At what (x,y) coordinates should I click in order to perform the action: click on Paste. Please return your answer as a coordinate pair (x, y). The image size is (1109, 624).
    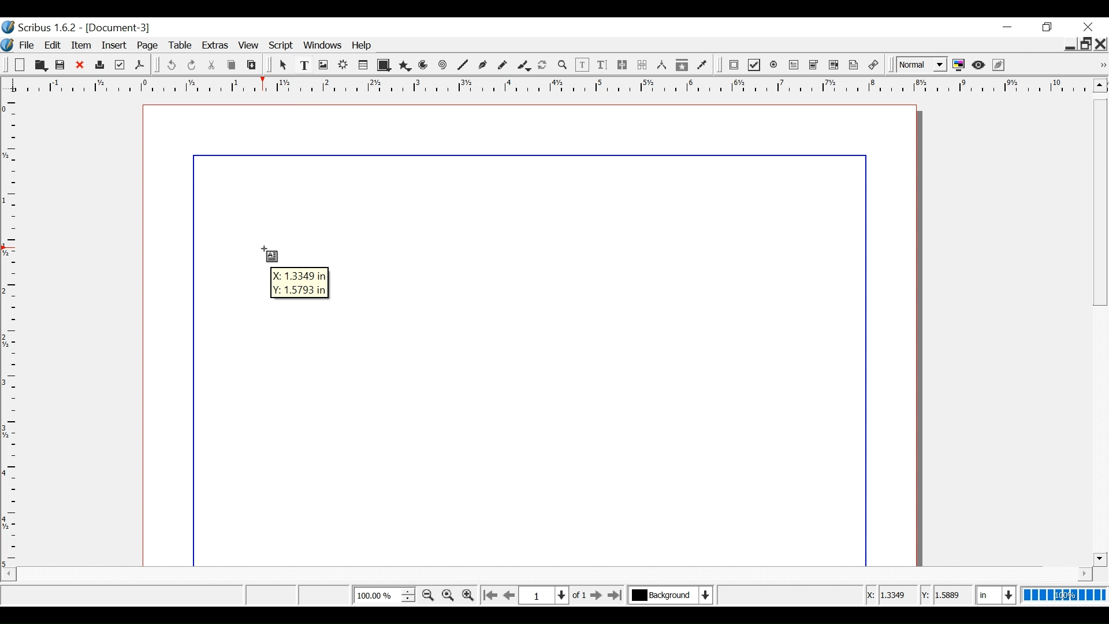
    Looking at the image, I should click on (254, 64).